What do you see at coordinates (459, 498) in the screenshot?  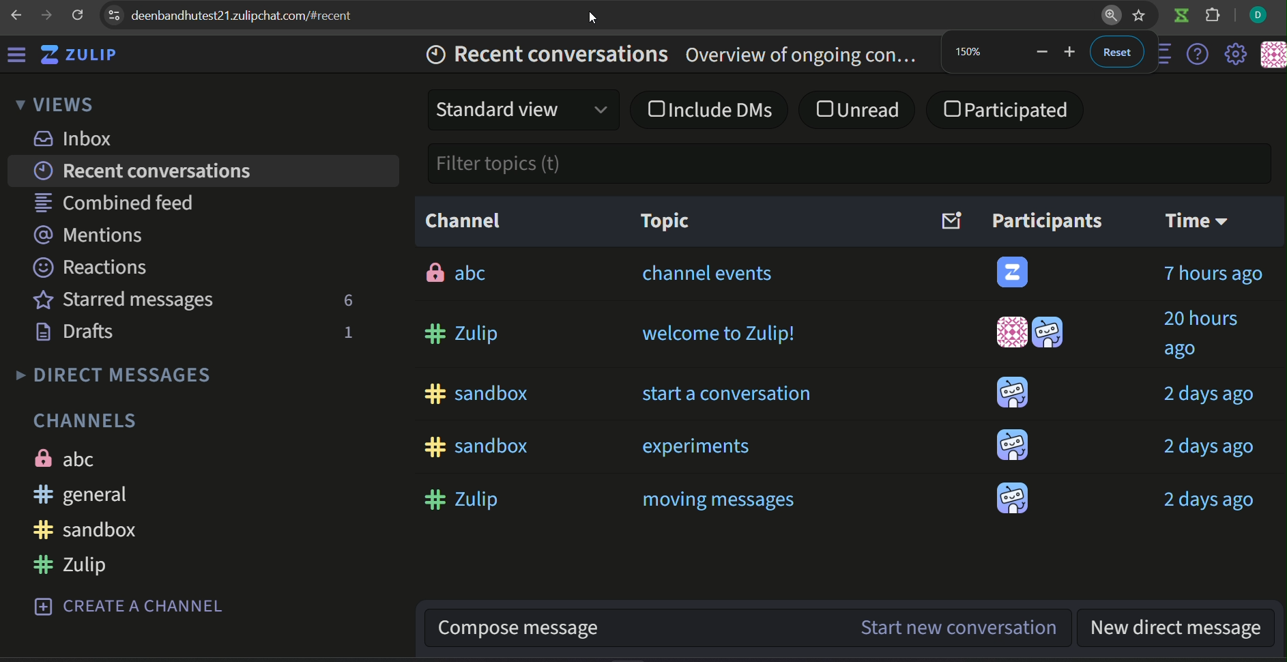 I see `#zulip` at bounding box center [459, 498].